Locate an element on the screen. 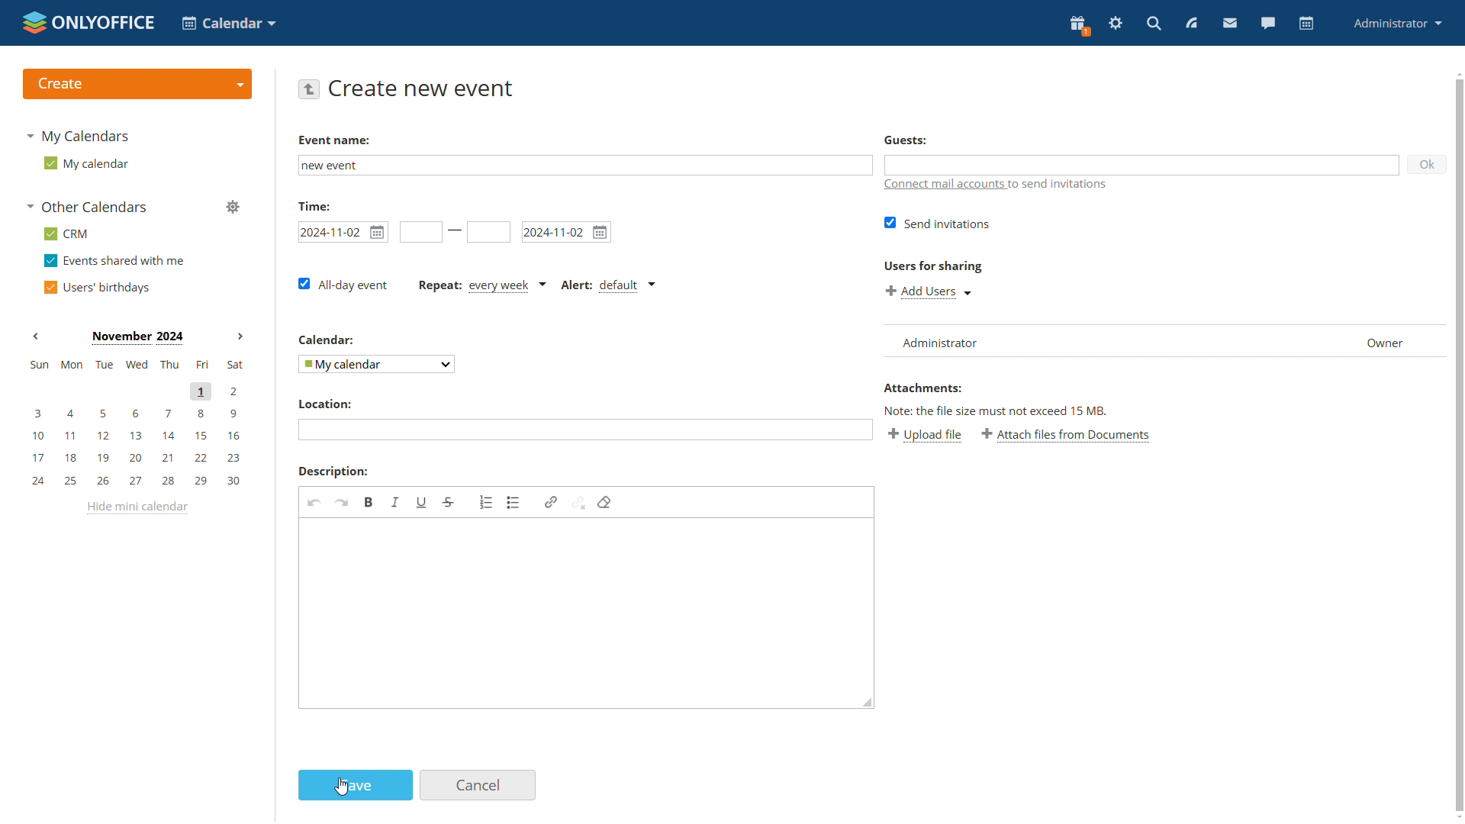 The height and width of the screenshot is (824, 1465). save is located at coordinates (356, 786).